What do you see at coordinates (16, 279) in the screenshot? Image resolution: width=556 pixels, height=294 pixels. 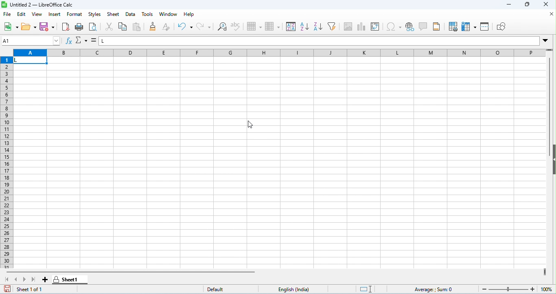 I see `previous` at bounding box center [16, 279].